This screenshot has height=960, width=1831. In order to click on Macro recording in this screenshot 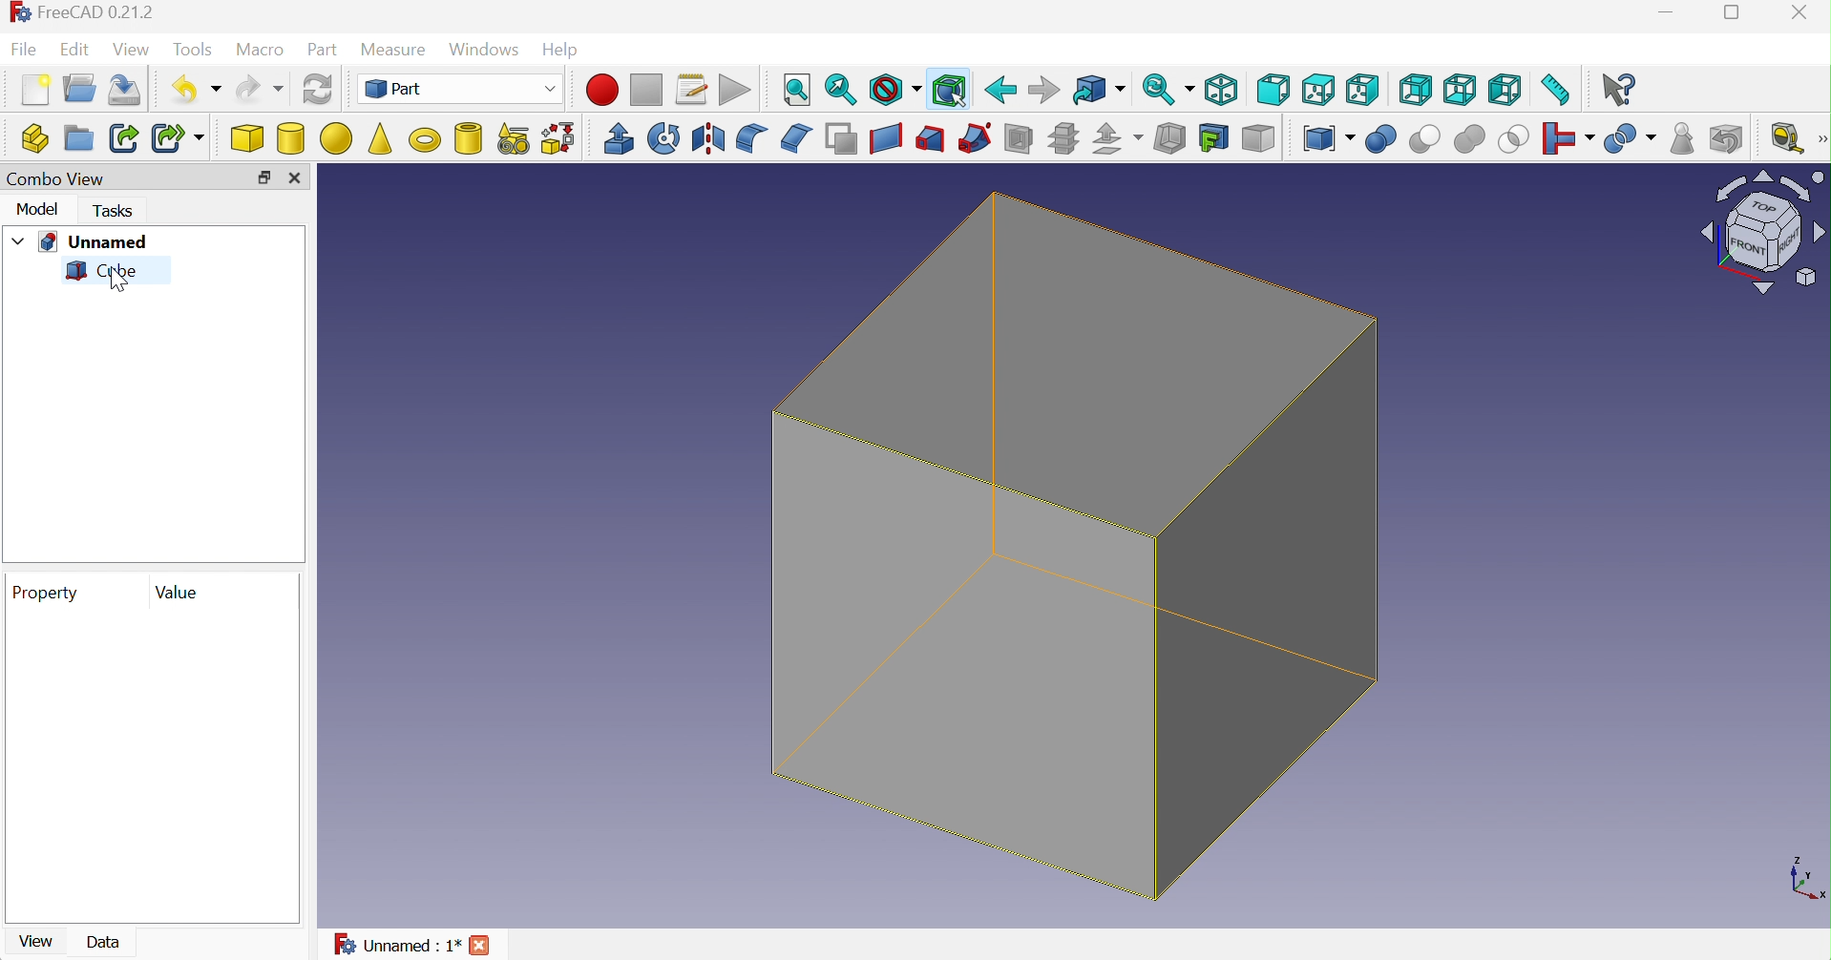, I will do `click(601, 90)`.